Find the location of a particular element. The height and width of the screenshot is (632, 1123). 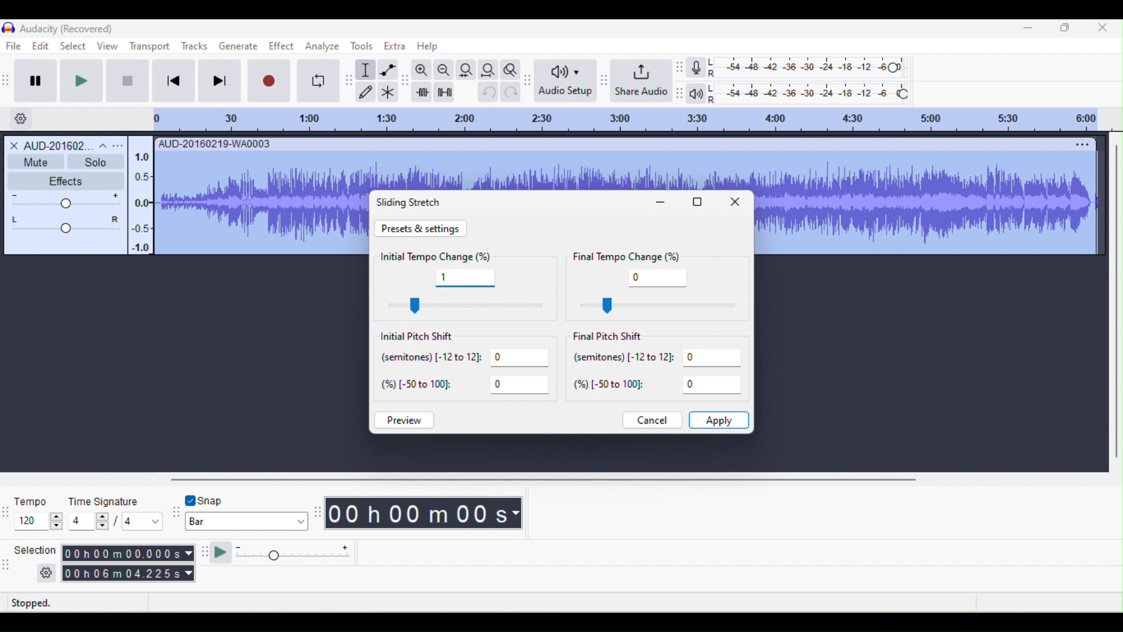

audacity time signature toolbar is located at coordinates (7, 511).